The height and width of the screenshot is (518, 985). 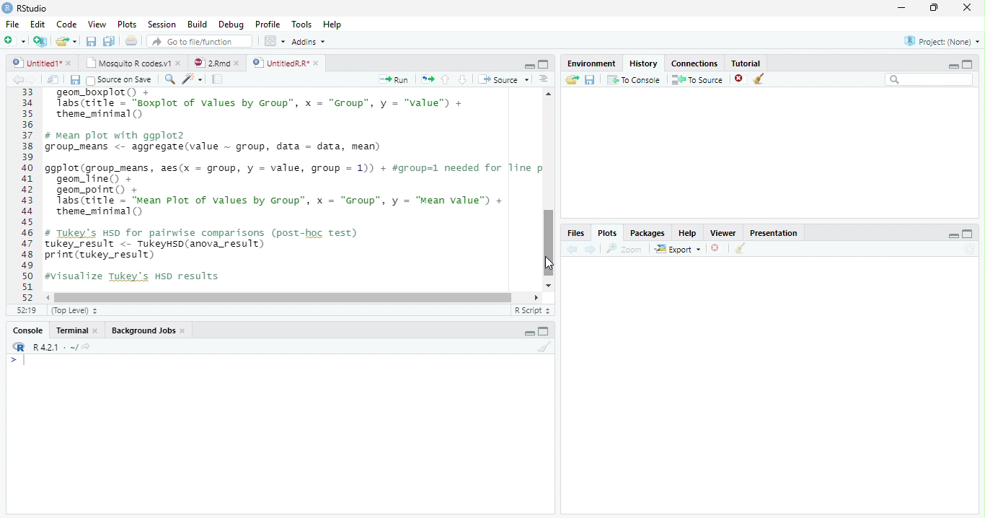 I want to click on Run, so click(x=394, y=79).